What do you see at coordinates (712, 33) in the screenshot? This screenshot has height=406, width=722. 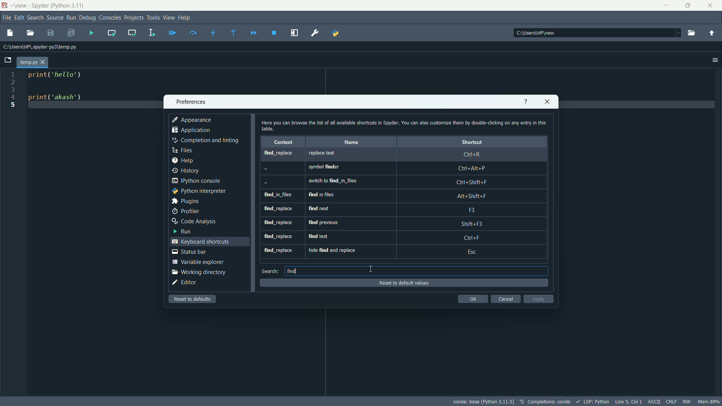 I see `parent directory` at bounding box center [712, 33].